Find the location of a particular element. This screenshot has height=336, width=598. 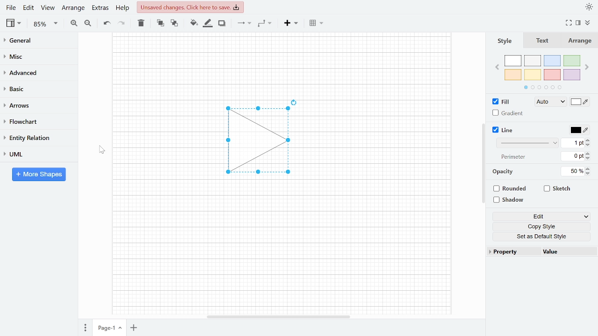

blue is located at coordinates (553, 61).